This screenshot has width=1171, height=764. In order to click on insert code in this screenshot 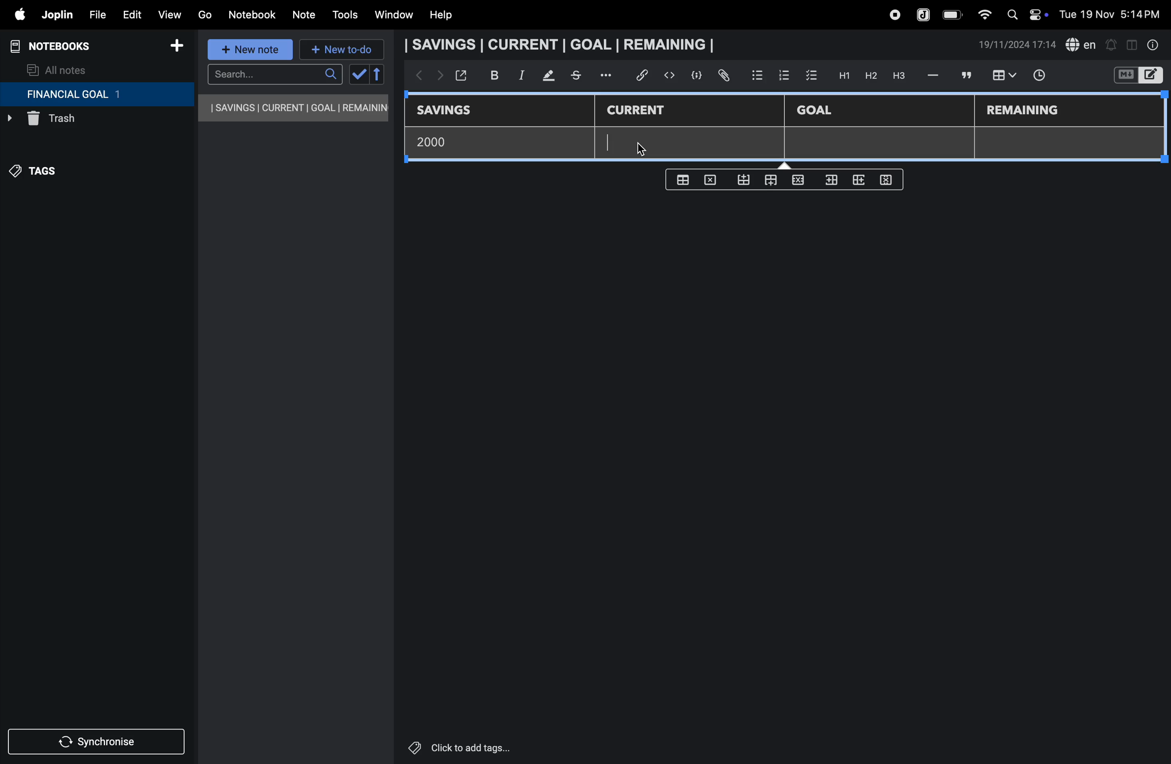, I will do `click(670, 75)`.